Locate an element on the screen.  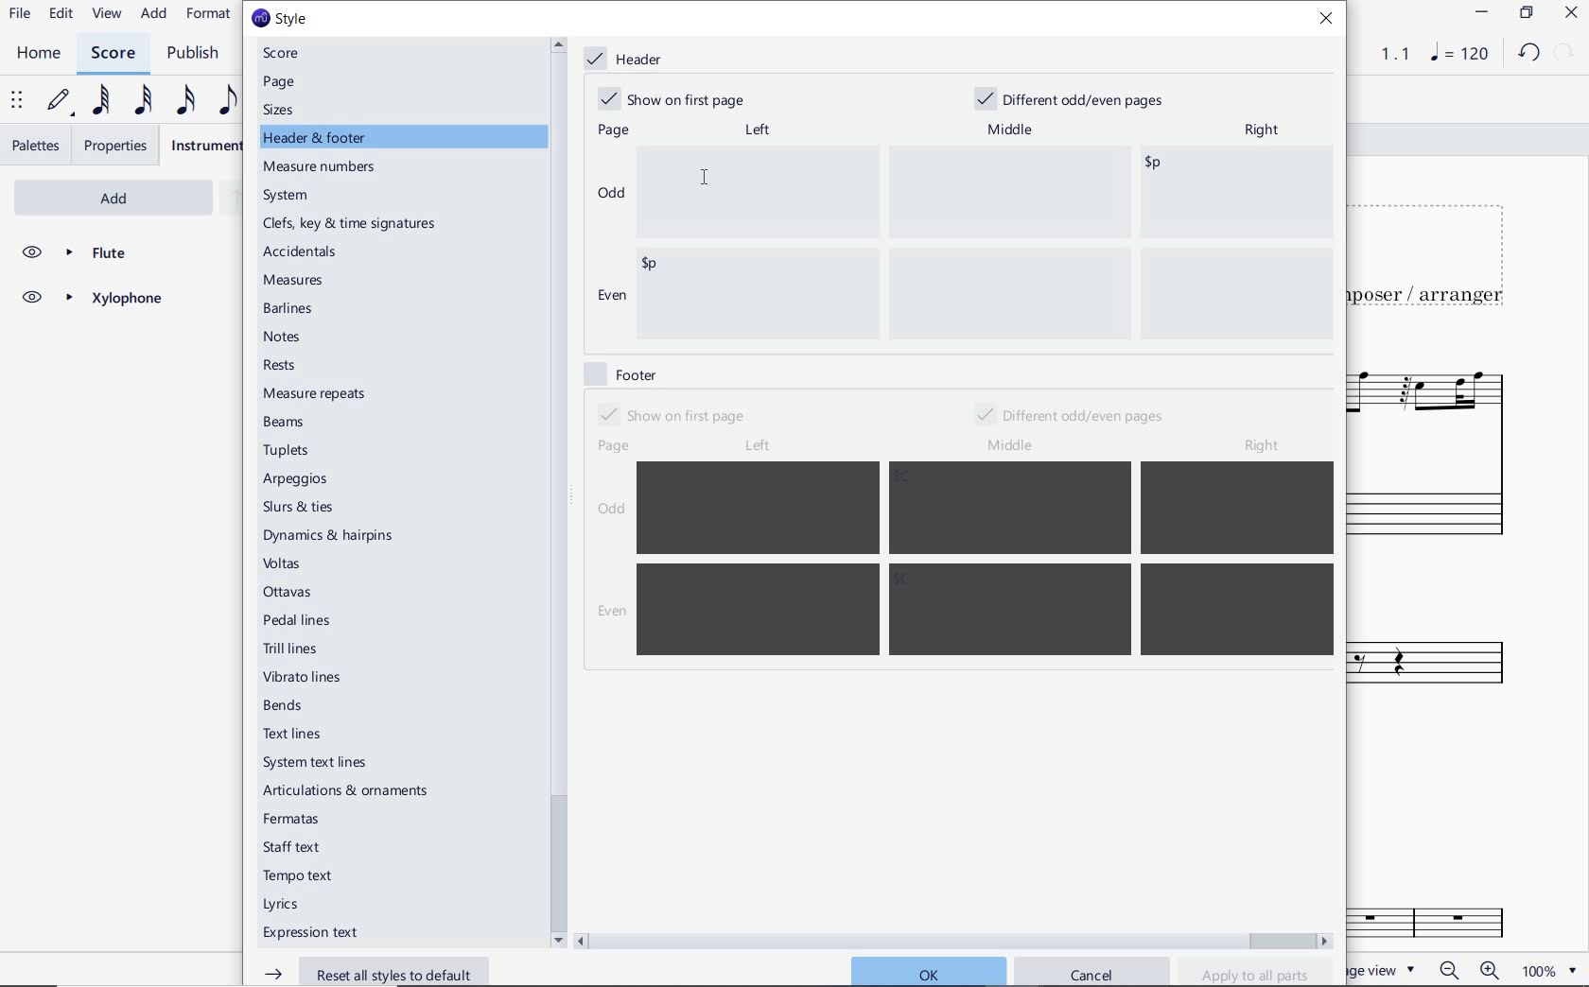
reset all styles to default is located at coordinates (368, 971).